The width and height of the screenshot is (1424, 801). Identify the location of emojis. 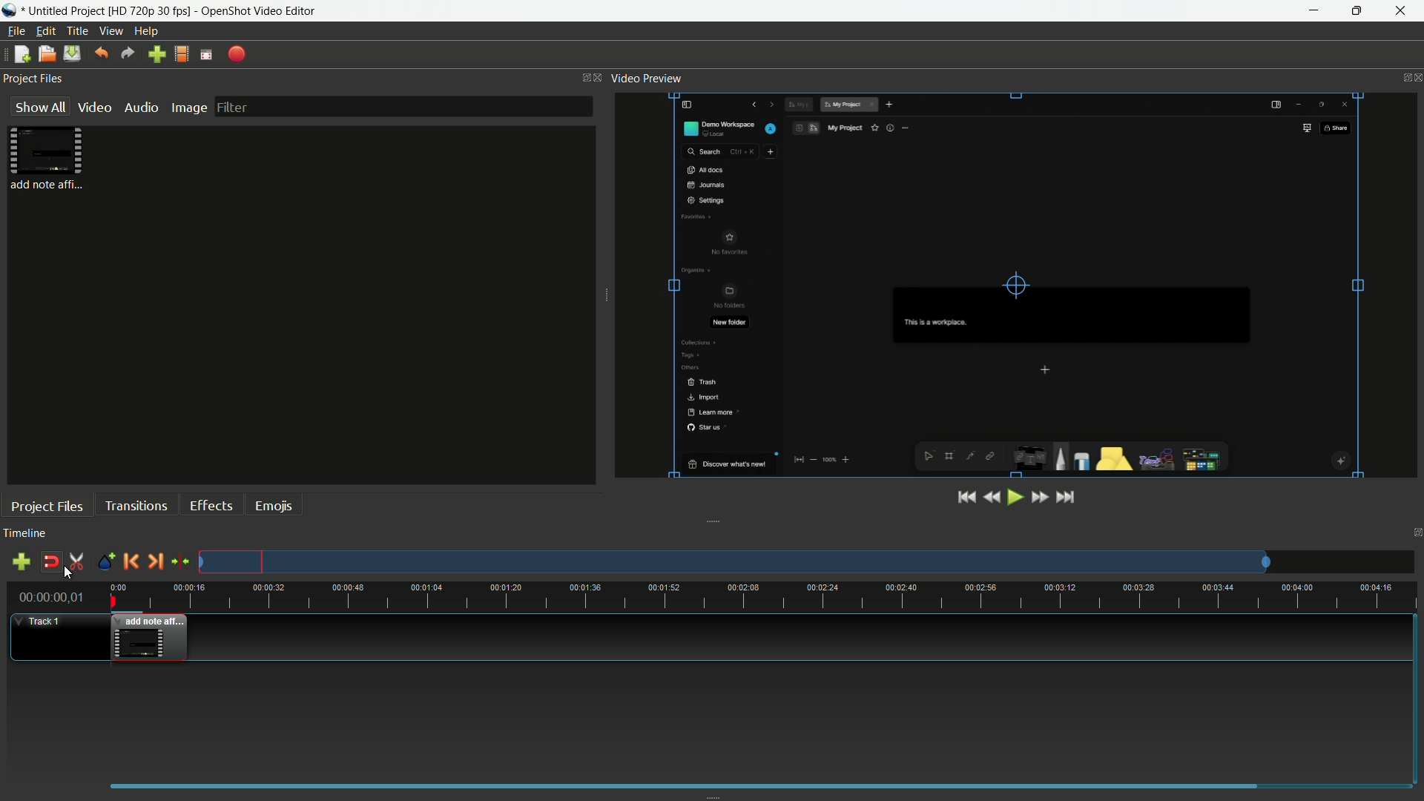
(273, 507).